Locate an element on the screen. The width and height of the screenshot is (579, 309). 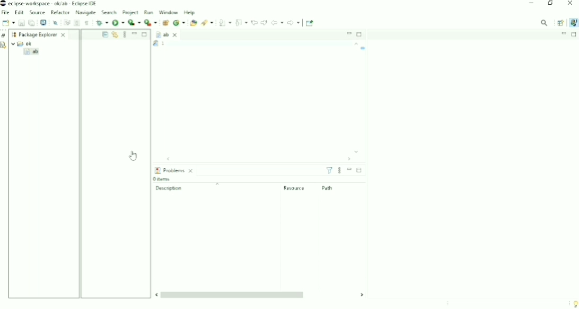
Search is located at coordinates (109, 12).